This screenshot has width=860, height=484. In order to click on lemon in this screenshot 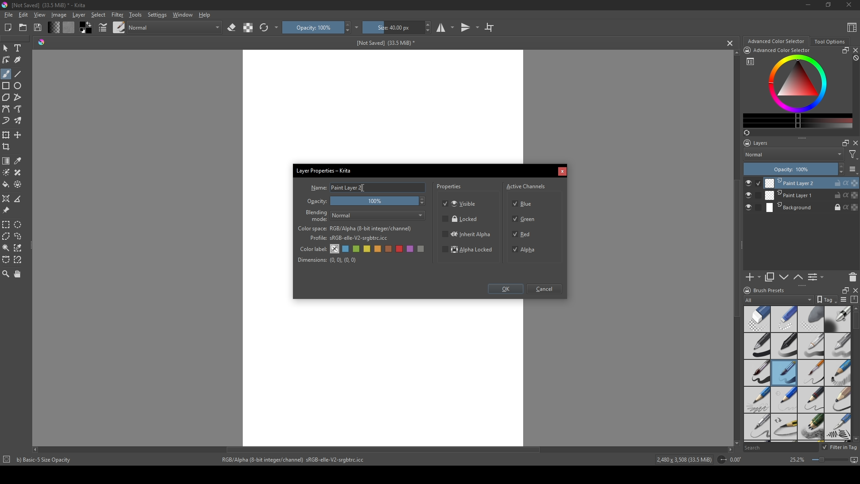, I will do `click(368, 249)`.